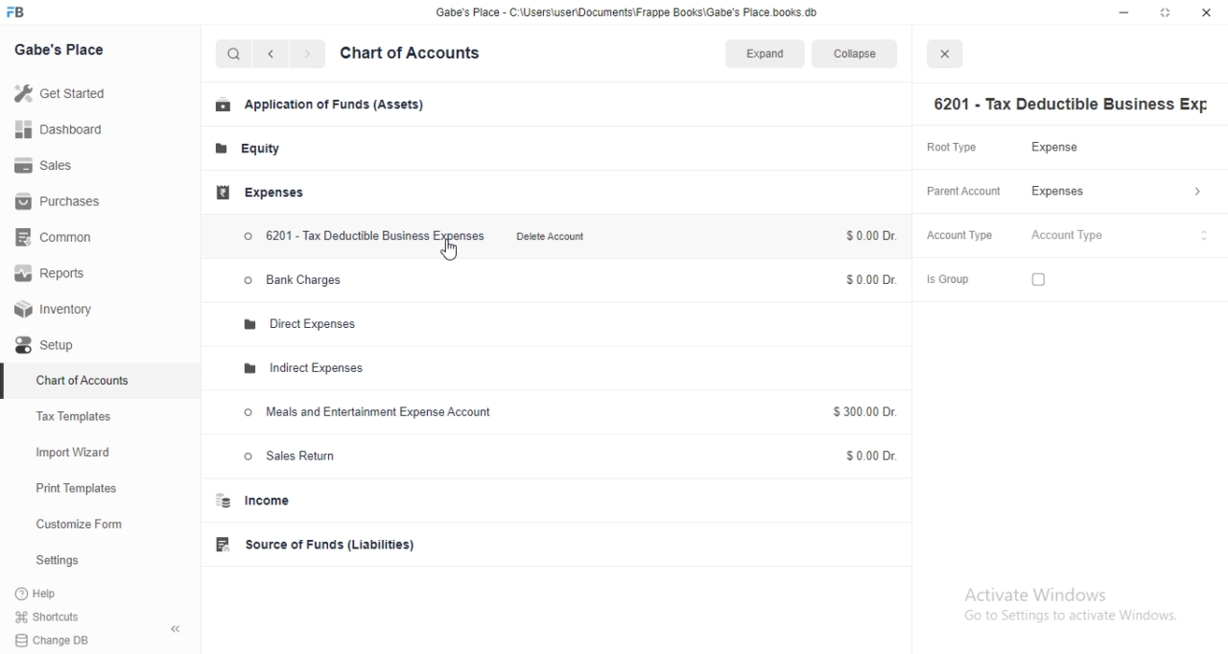 The height and width of the screenshot is (654, 1228). I want to click on $0.00 Dr., so click(865, 455).